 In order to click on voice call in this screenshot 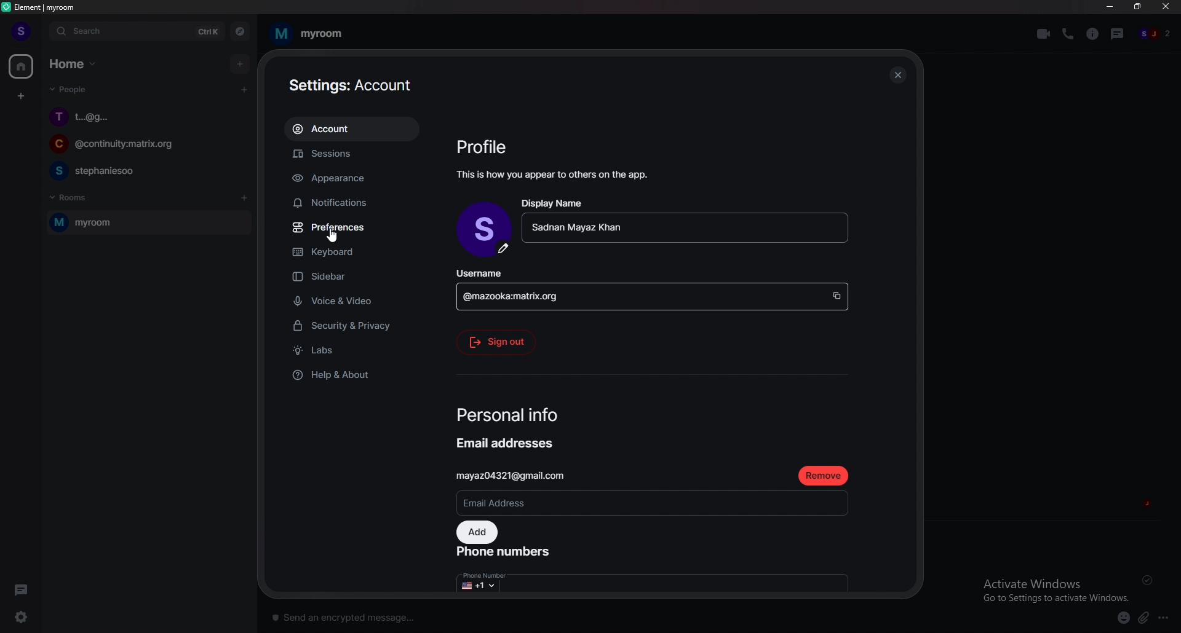, I will do `click(1068, 33)`.